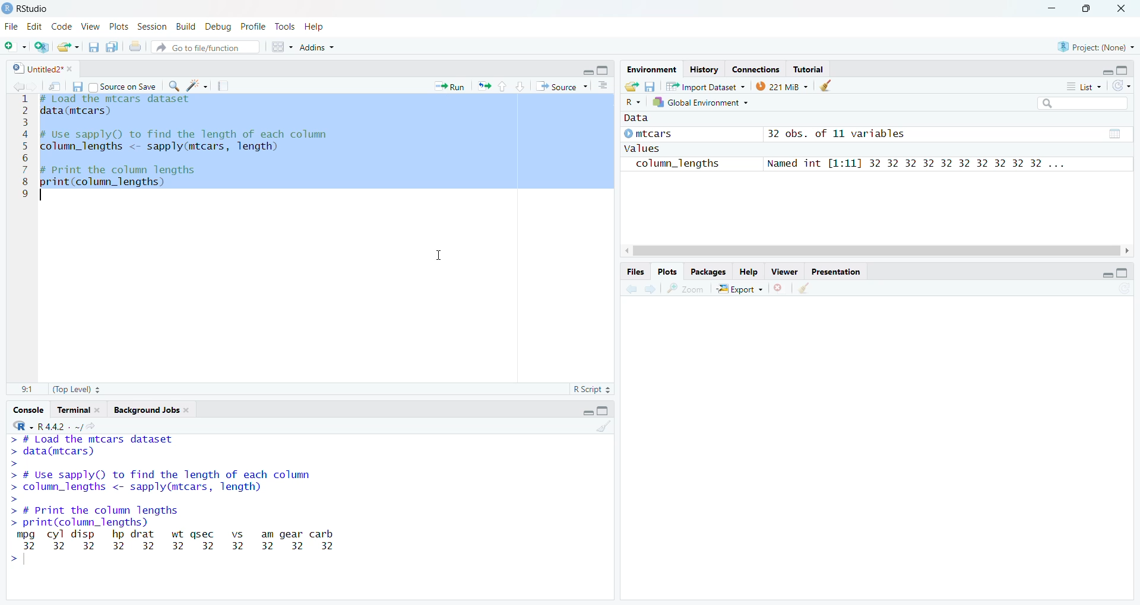  Describe the element at coordinates (77, 87) in the screenshot. I see `Save` at that location.